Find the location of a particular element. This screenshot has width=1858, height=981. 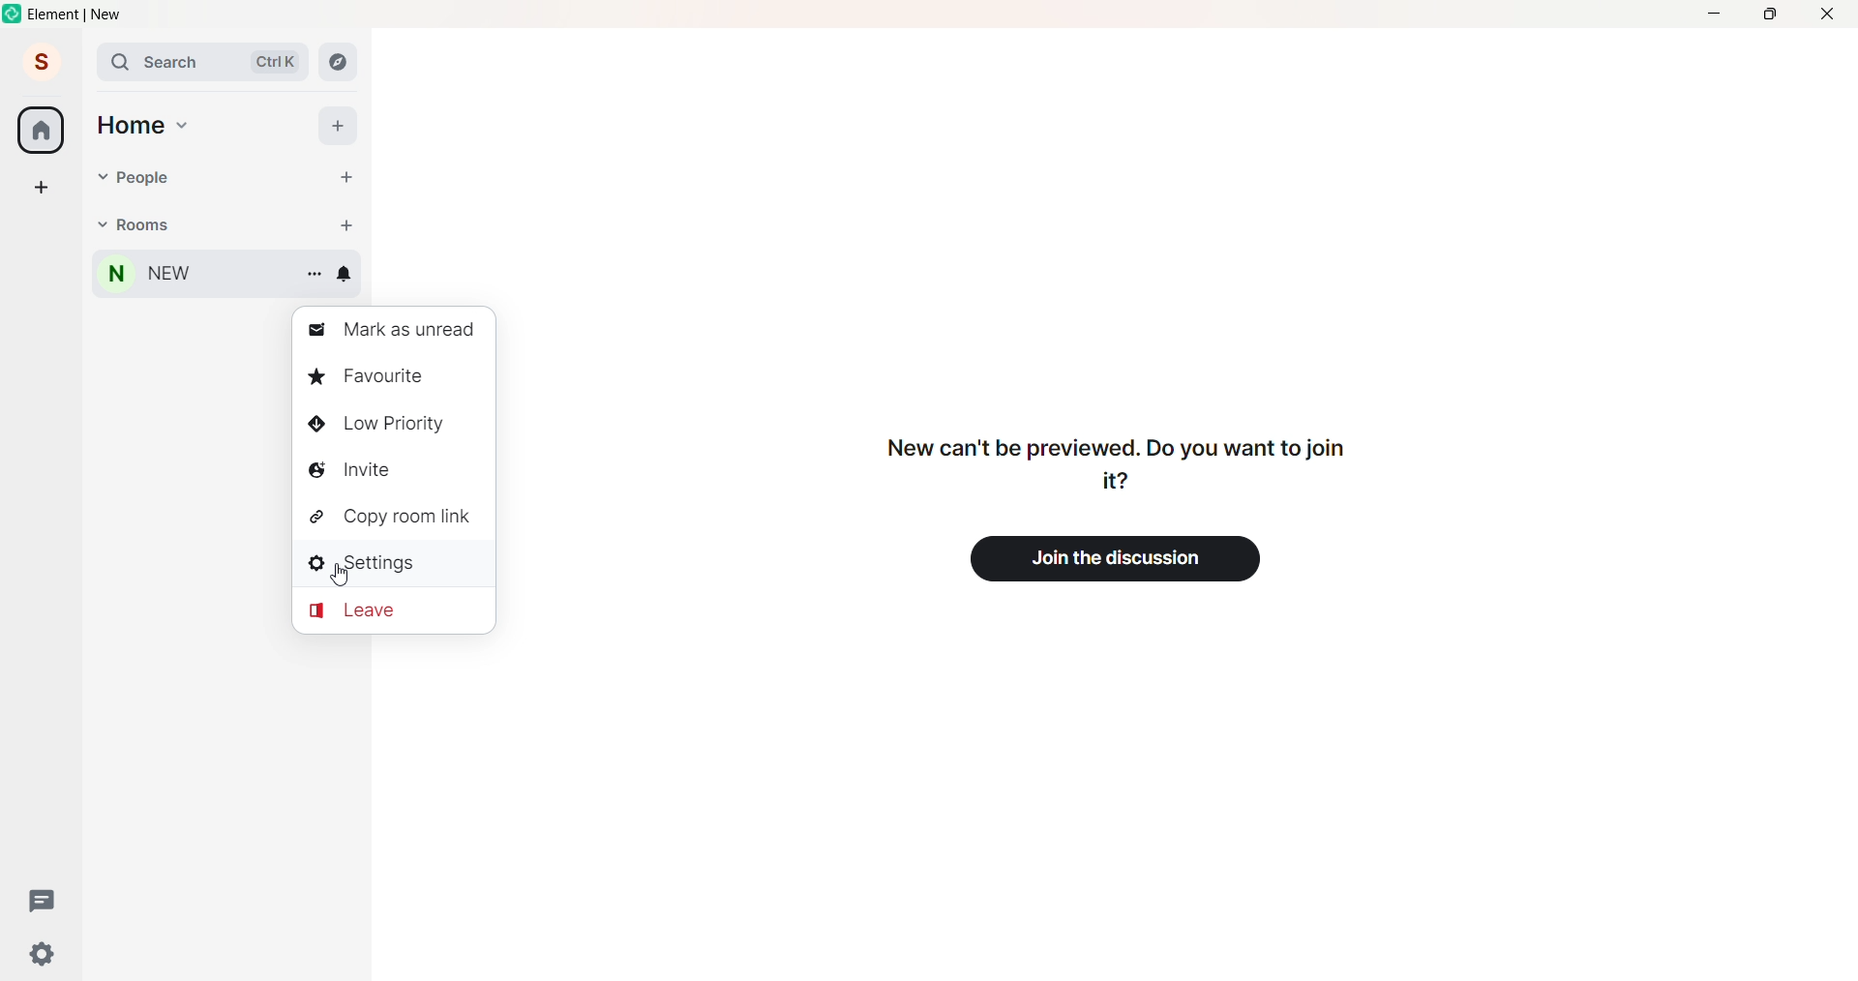

leave is located at coordinates (360, 610).